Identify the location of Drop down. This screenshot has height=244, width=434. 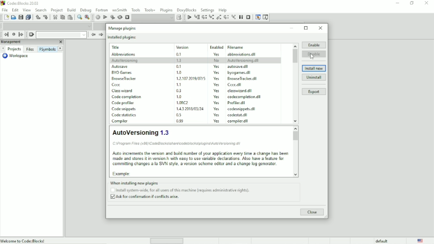
(61, 35).